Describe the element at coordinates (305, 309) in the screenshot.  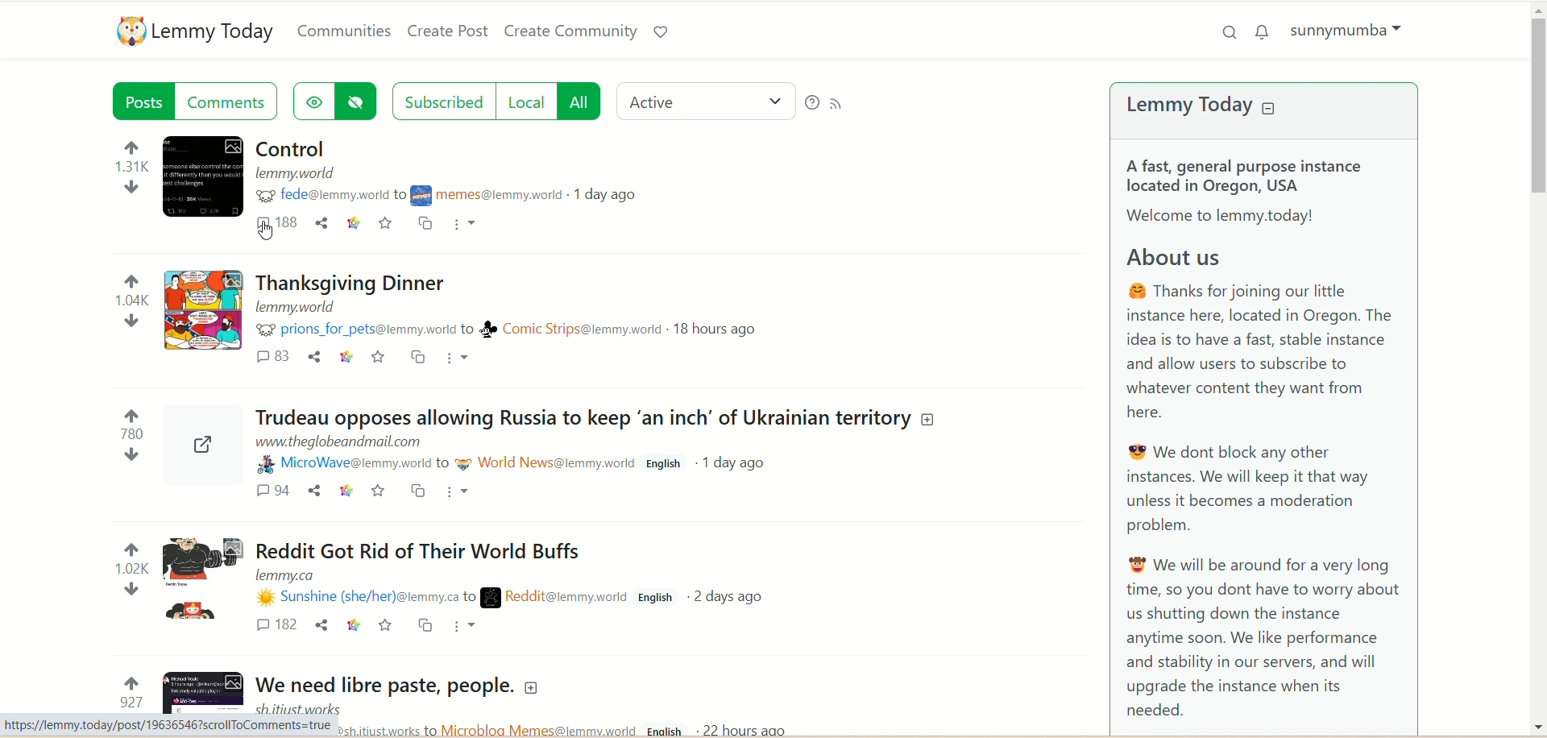
I see `URL` at that location.